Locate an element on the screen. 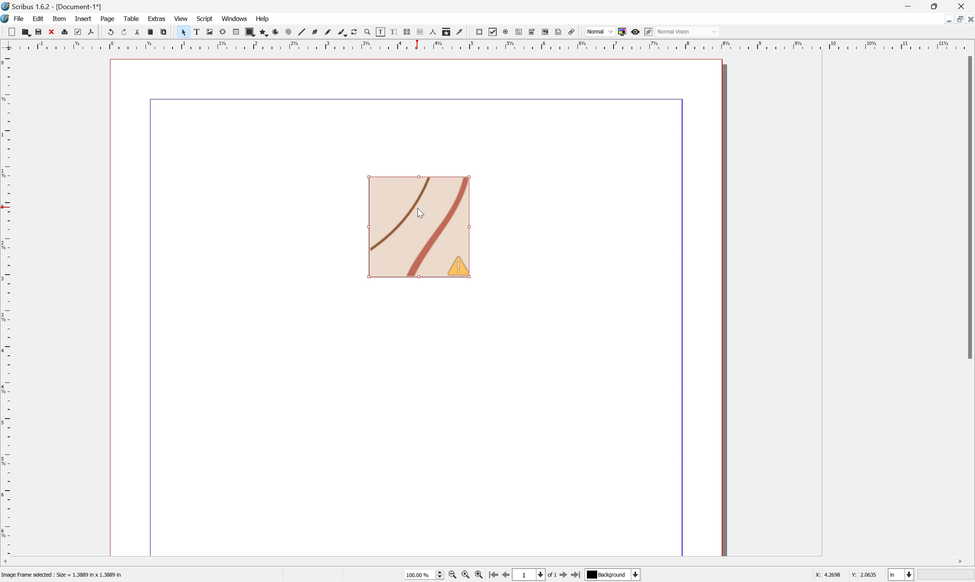  PDF radio button is located at coordinates (507, 31).